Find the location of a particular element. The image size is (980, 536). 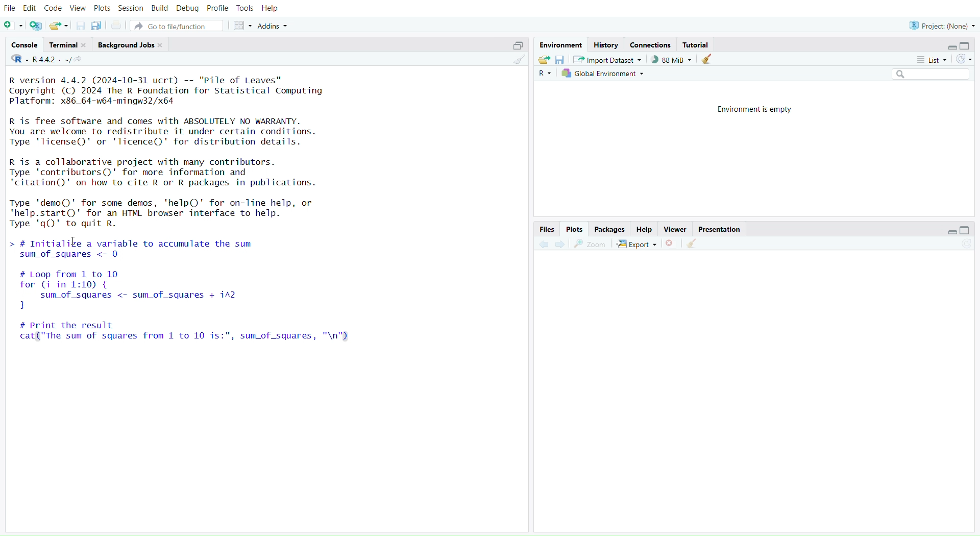

history is located at coordinates (607, 45).